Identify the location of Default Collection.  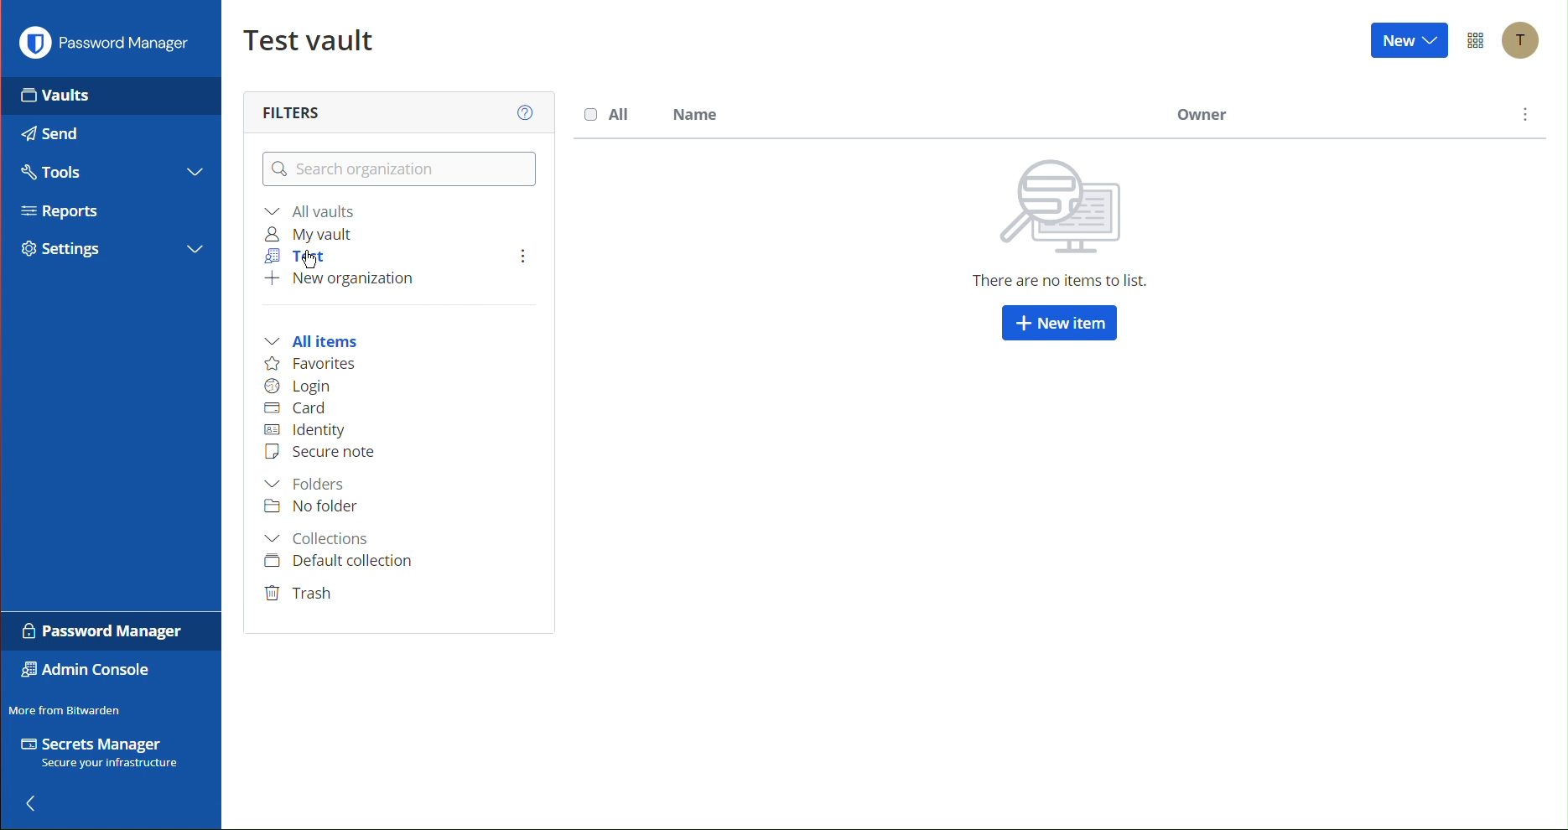
(340, 561).